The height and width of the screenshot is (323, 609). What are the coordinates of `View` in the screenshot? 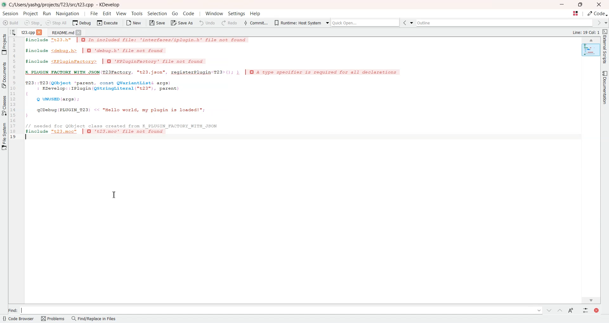 It's located at (121, 13).